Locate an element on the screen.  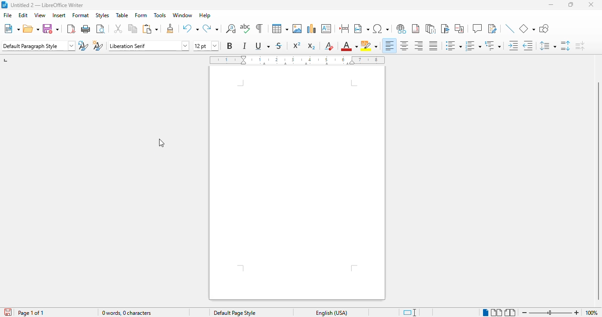
new style from selection is located at coordinates (98, 45).